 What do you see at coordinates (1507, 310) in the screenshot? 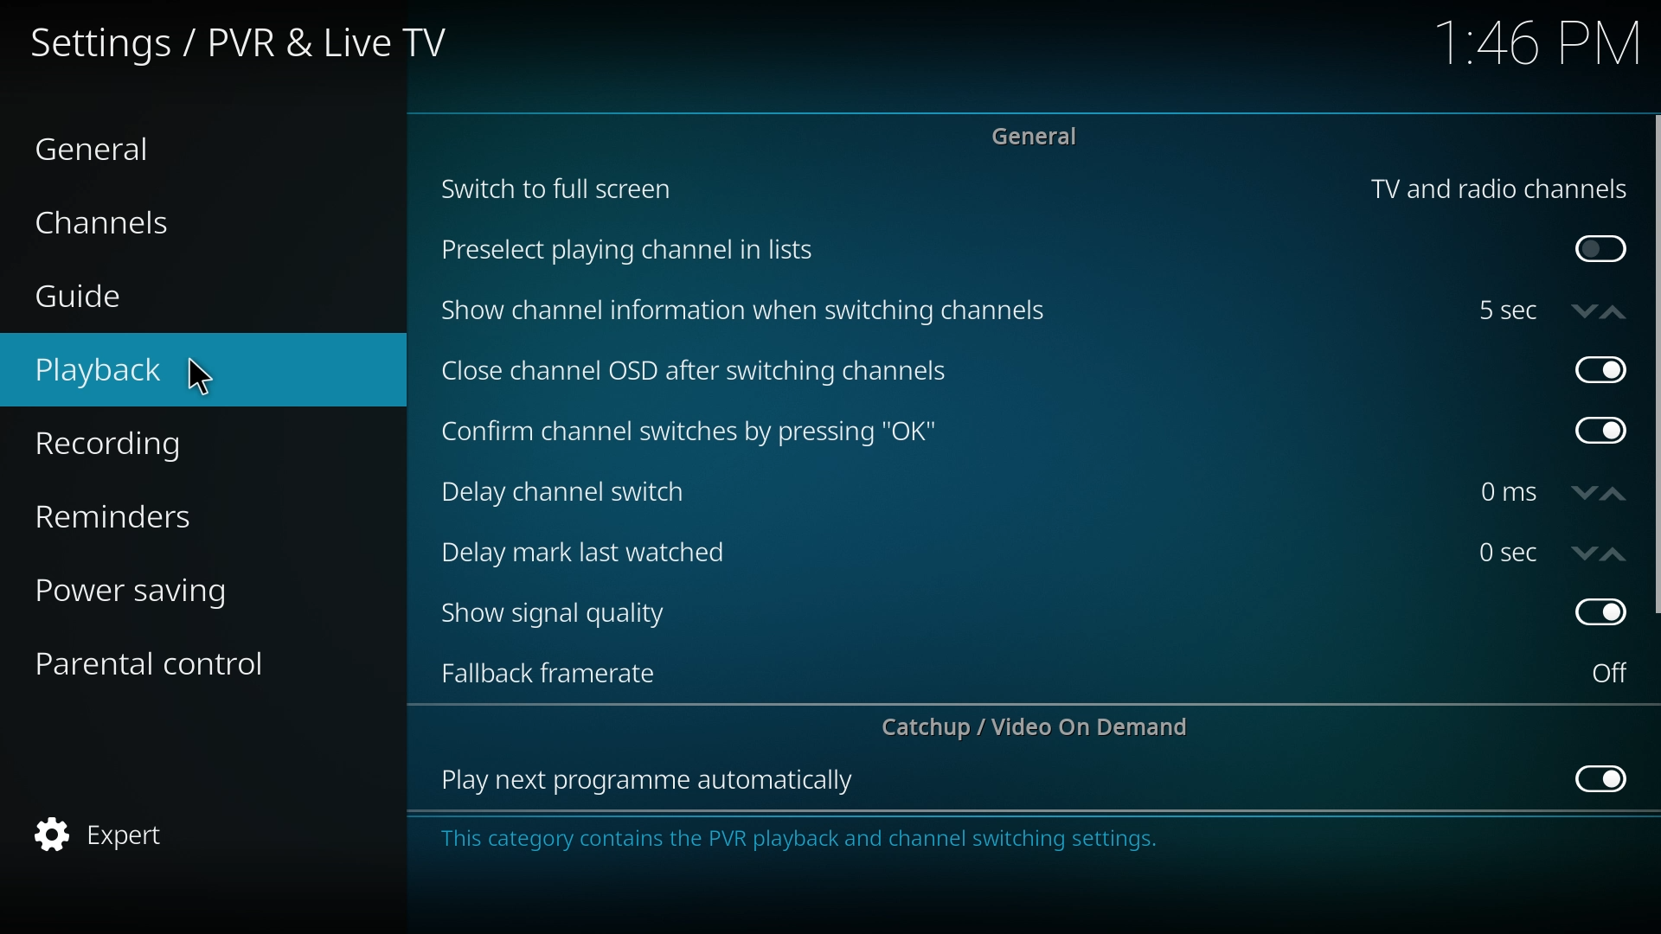
I see `time` at bounding box center [1507, 310].